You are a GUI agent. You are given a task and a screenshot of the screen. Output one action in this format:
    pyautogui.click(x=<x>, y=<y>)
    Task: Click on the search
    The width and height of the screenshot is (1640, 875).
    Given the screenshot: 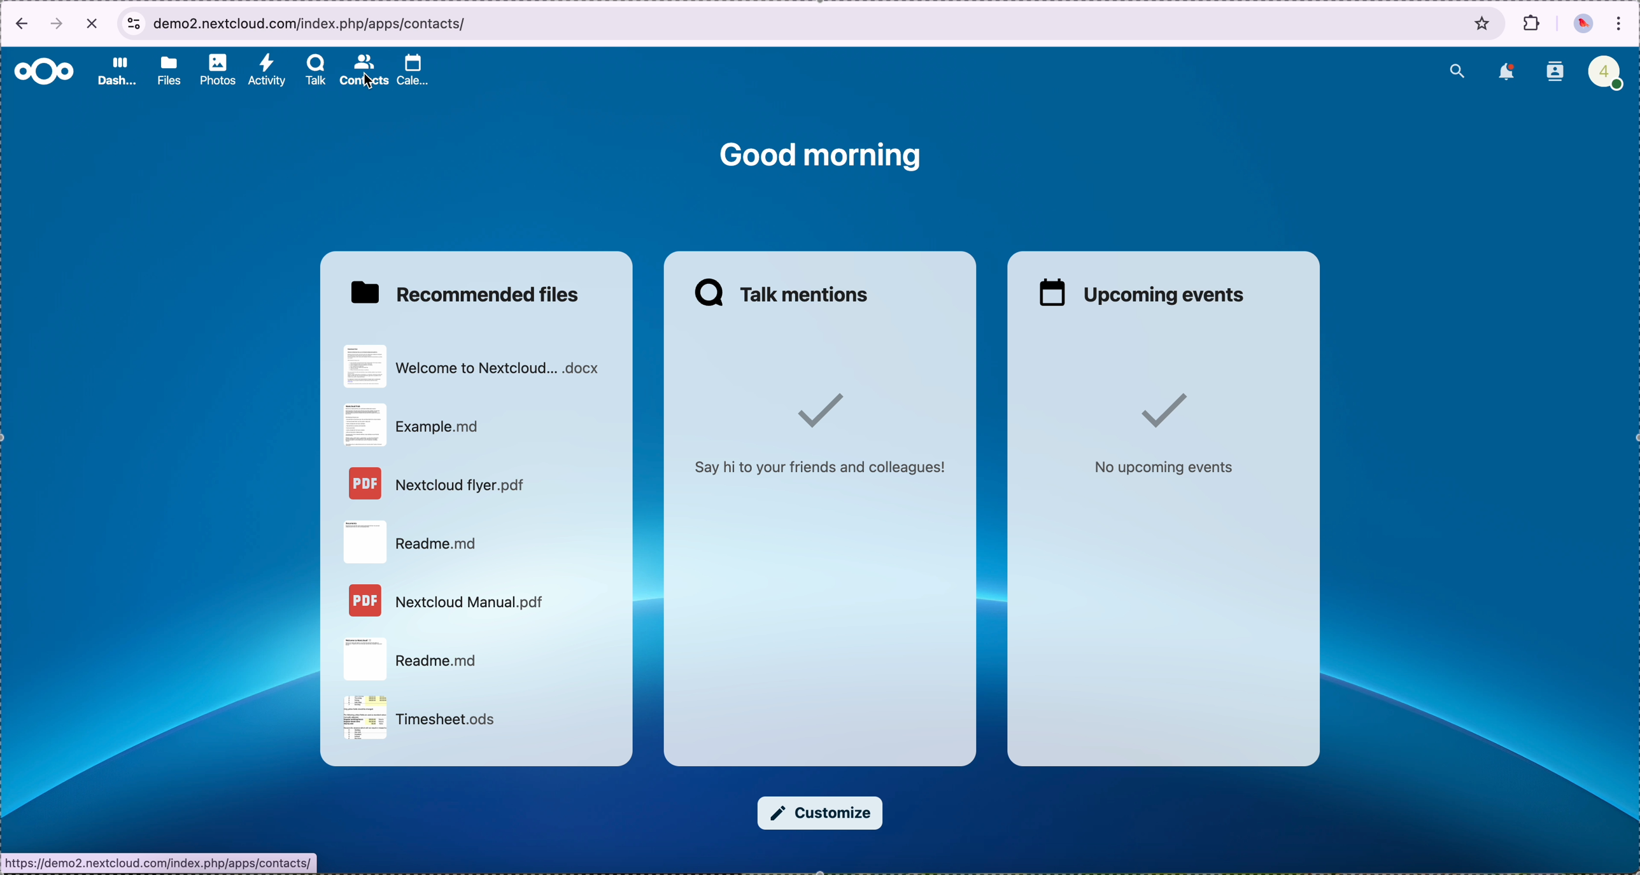 What is the action you would take?
    pyautogui.click(x=1459, y=69)
    